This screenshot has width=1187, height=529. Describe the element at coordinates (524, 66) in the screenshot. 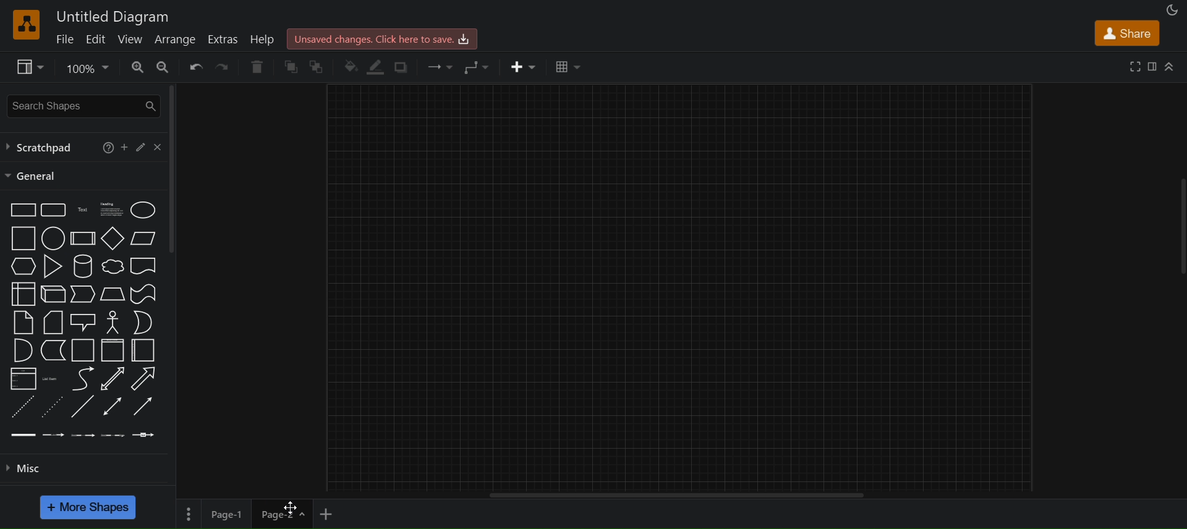

I see `insert` at that location.